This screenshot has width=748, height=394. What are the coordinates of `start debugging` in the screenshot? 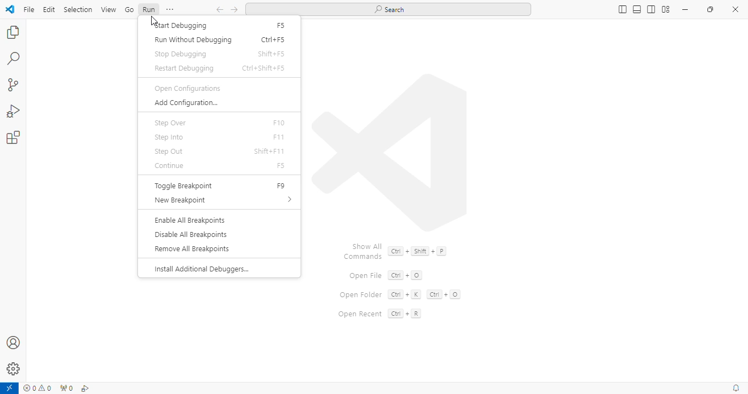 It's located at (180, 26).